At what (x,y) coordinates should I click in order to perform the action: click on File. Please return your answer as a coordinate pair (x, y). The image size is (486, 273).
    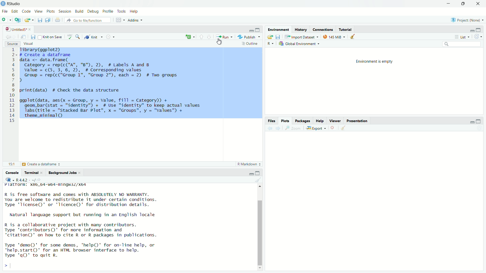
    Looking at the image, I should click on (5, 11).